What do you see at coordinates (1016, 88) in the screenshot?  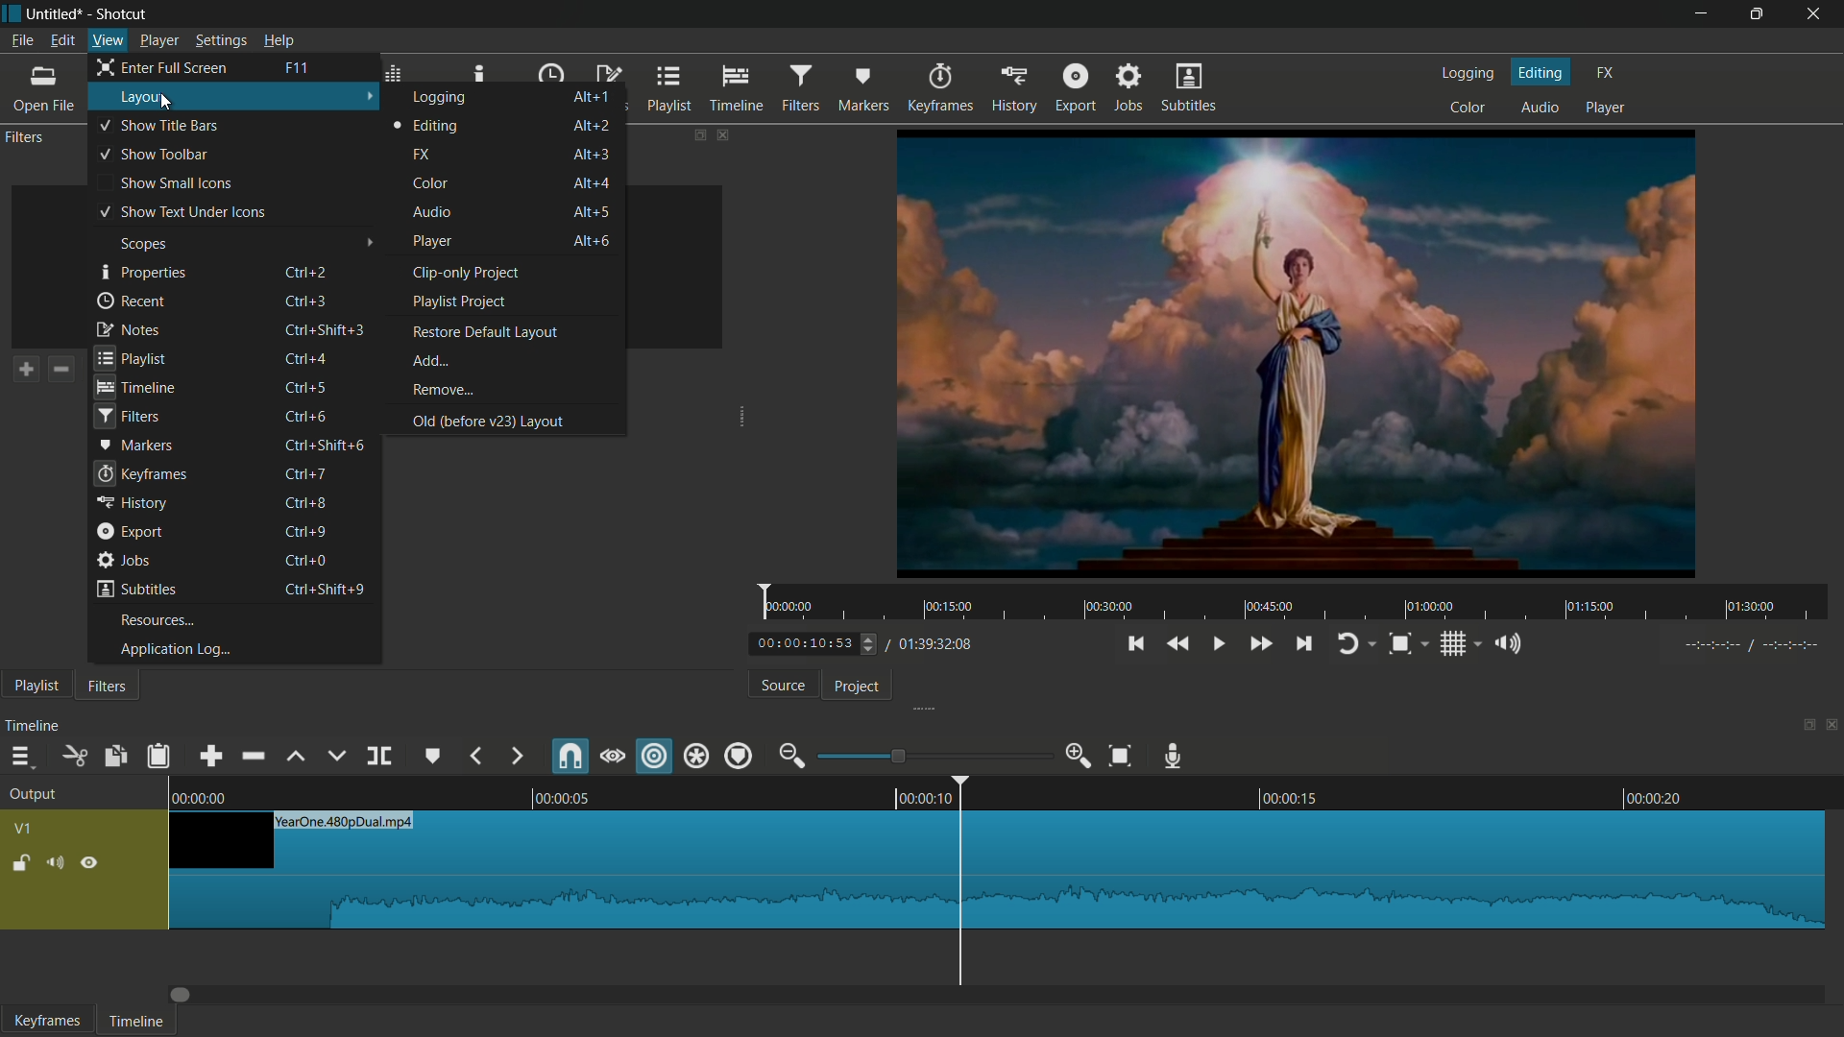 I see `history` at bounding box center [1016, 88].